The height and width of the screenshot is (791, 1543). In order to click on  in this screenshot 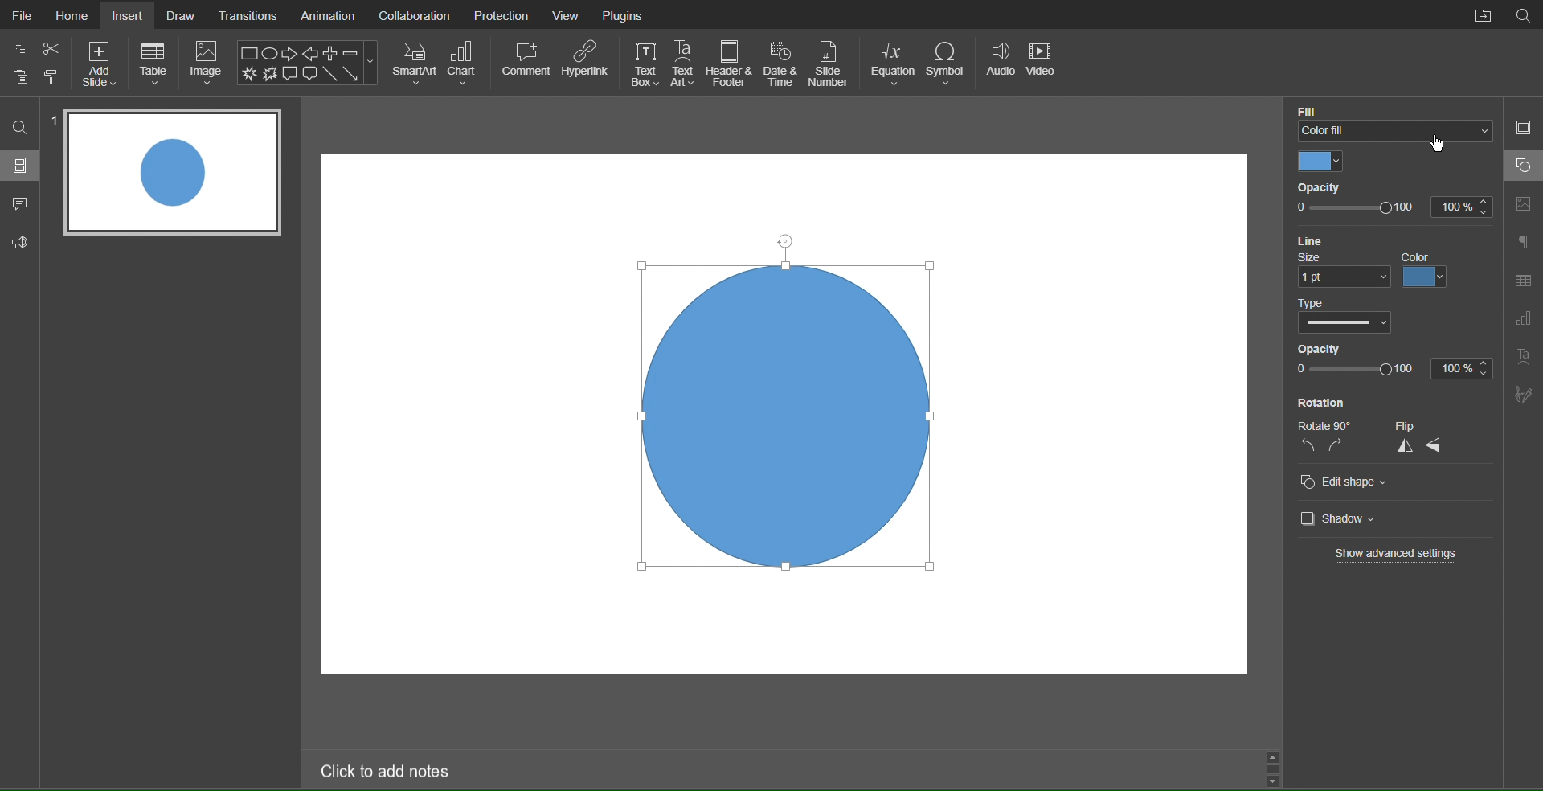, I will do `click(1347, 324)`.